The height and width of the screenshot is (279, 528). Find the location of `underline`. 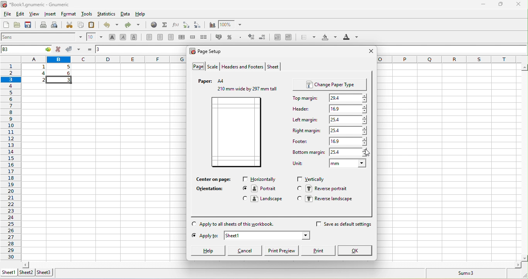

underline is located at coordinates (135, 37).